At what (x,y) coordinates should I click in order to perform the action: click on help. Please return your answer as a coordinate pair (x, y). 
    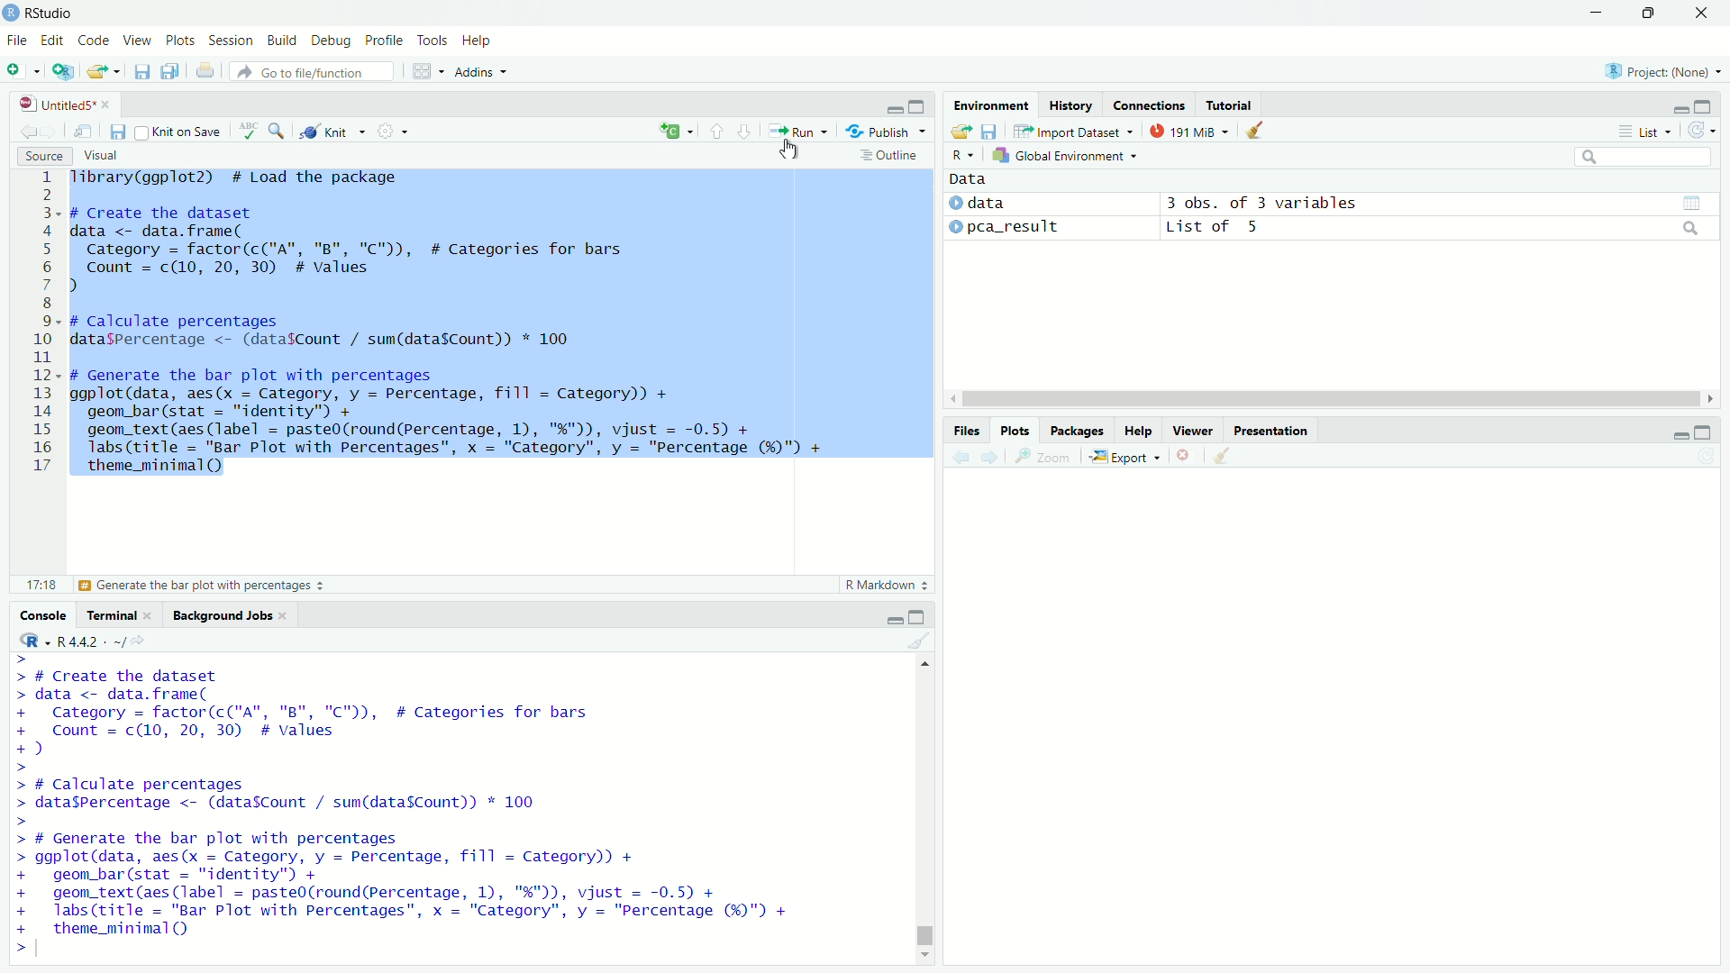
    Looking at the image, I should click on (478, 41).